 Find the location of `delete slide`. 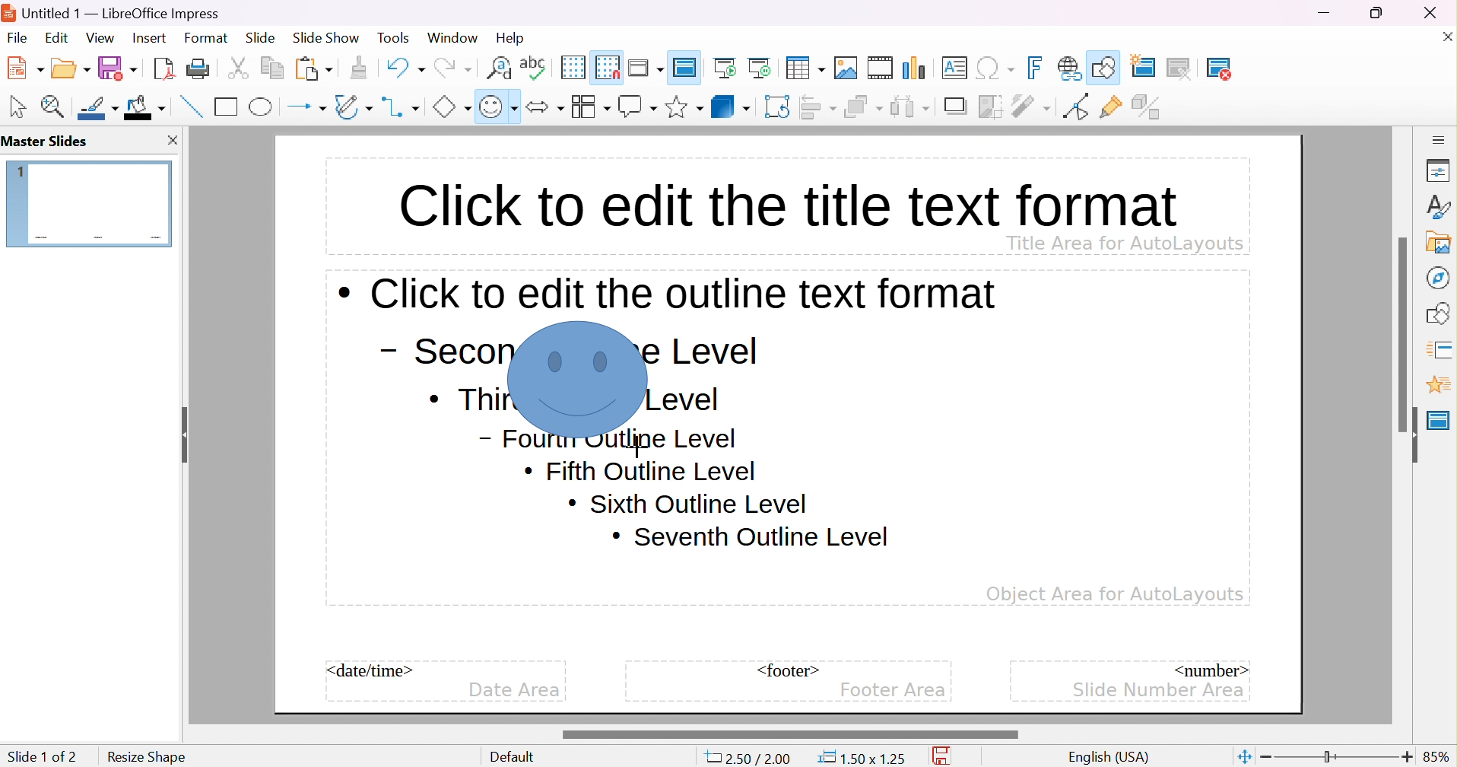

delete slide is located at coordinates (1229, 68).